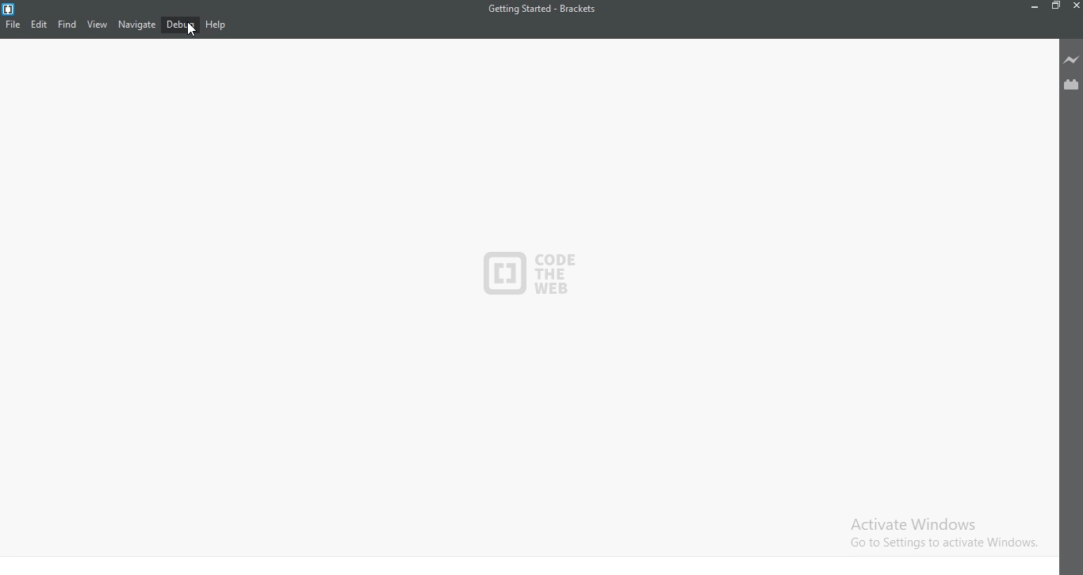 This screenshot has height=575, width=1083. Describe the element at coordinates (1031, 9) in the screenshot. I see `minimise` at that location.